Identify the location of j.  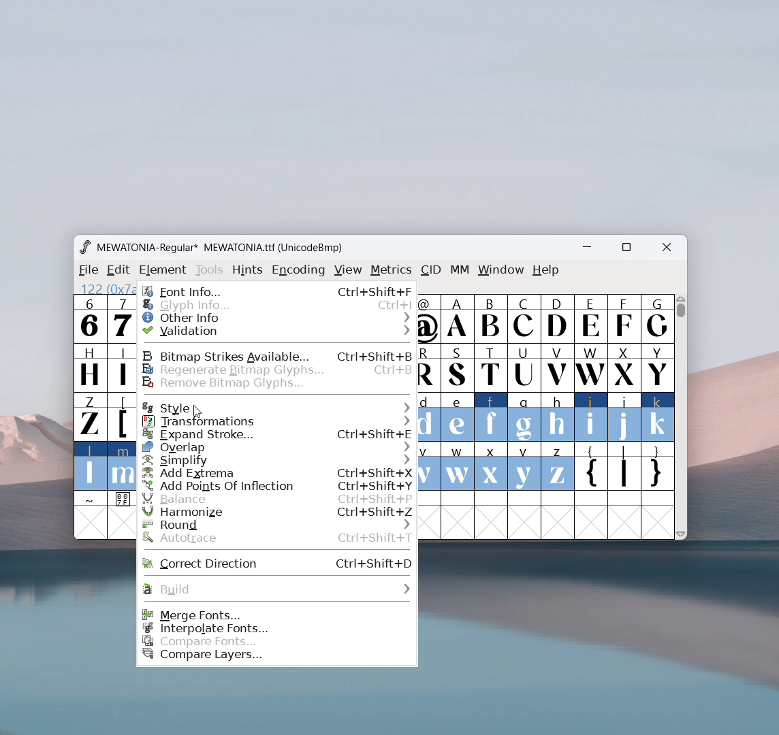
(625, 417).